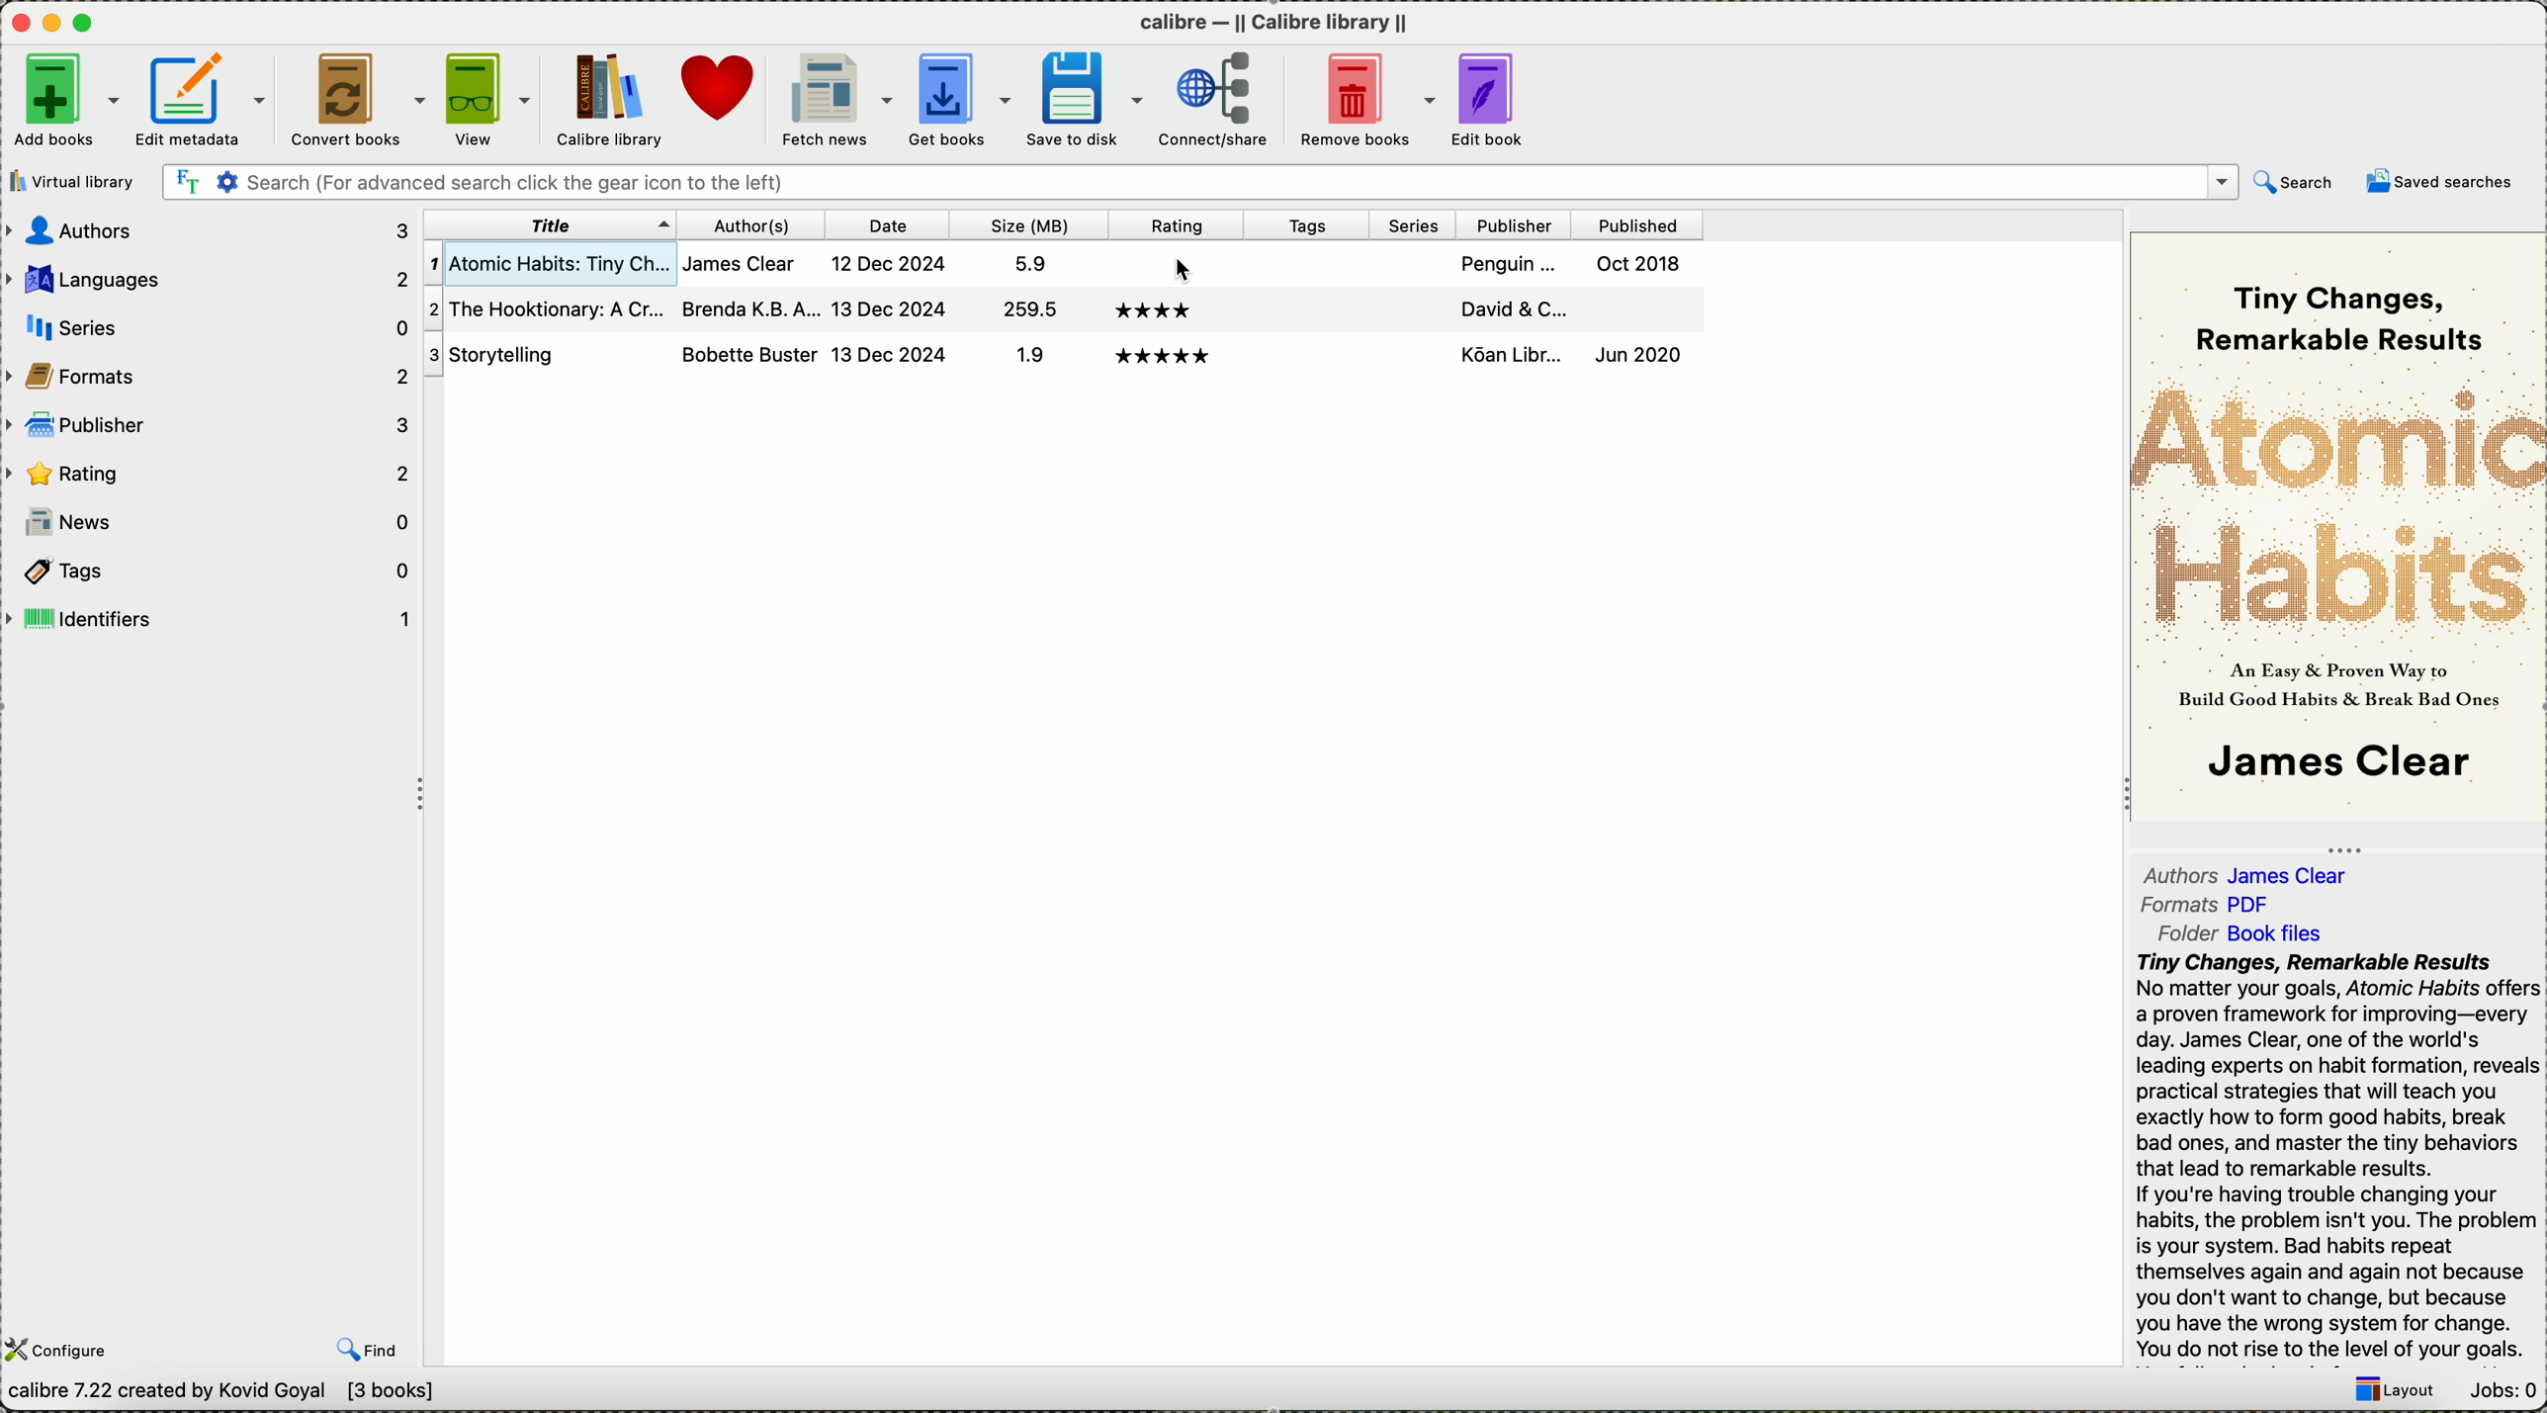  Describe the element at coordinates (1511, 354) in the screenshot. I see `koan libr...` at that location.